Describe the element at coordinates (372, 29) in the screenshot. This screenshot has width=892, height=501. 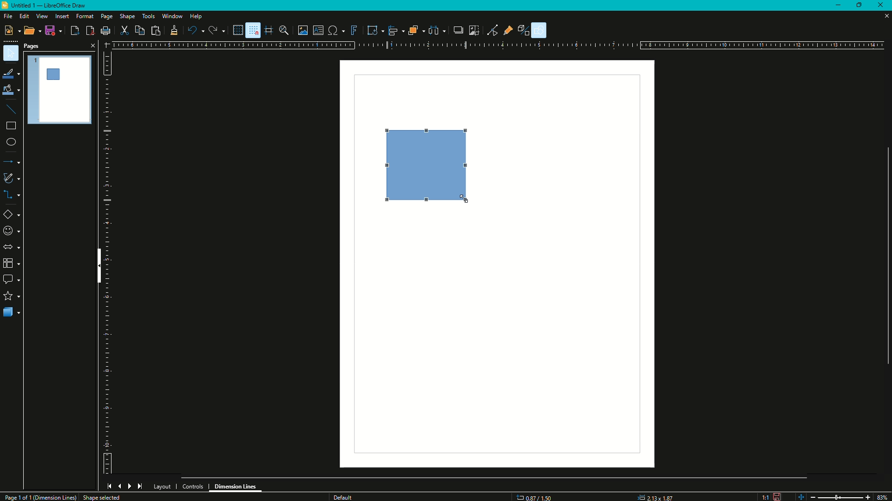
I see `Transformations` at that location.